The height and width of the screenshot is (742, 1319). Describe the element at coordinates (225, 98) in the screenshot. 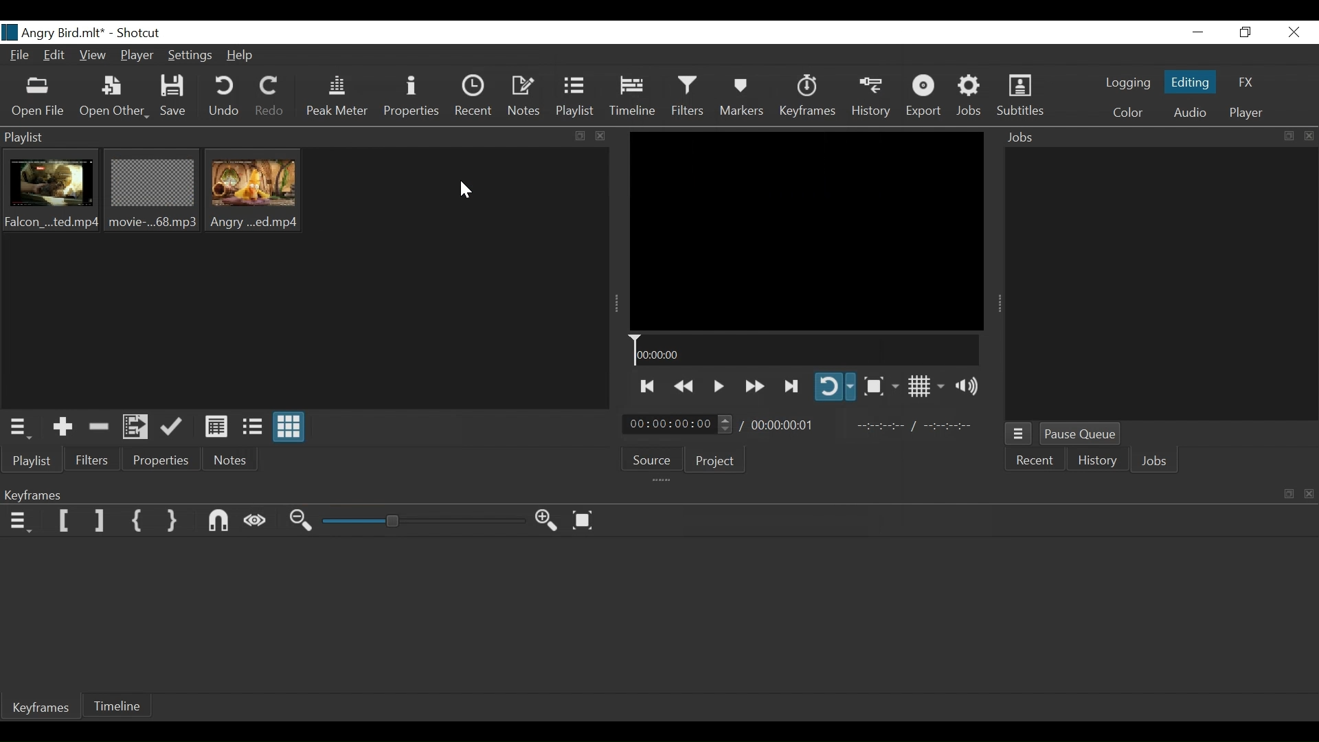

I see `Undo` at that location.